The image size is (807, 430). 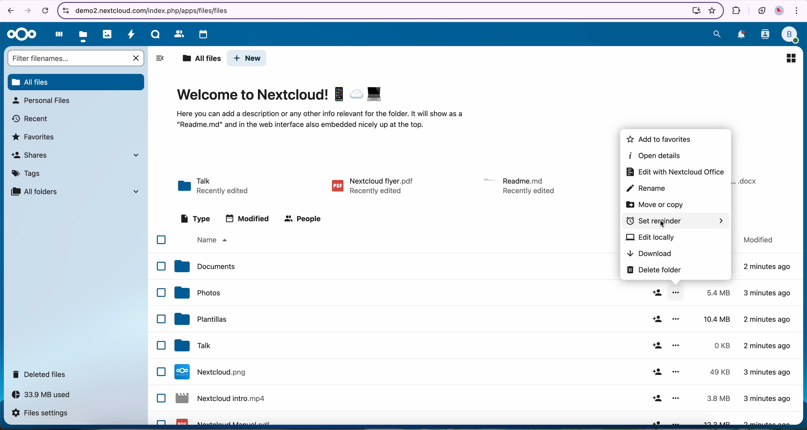 I want to click on delete folder, so click(x=654, y=270).